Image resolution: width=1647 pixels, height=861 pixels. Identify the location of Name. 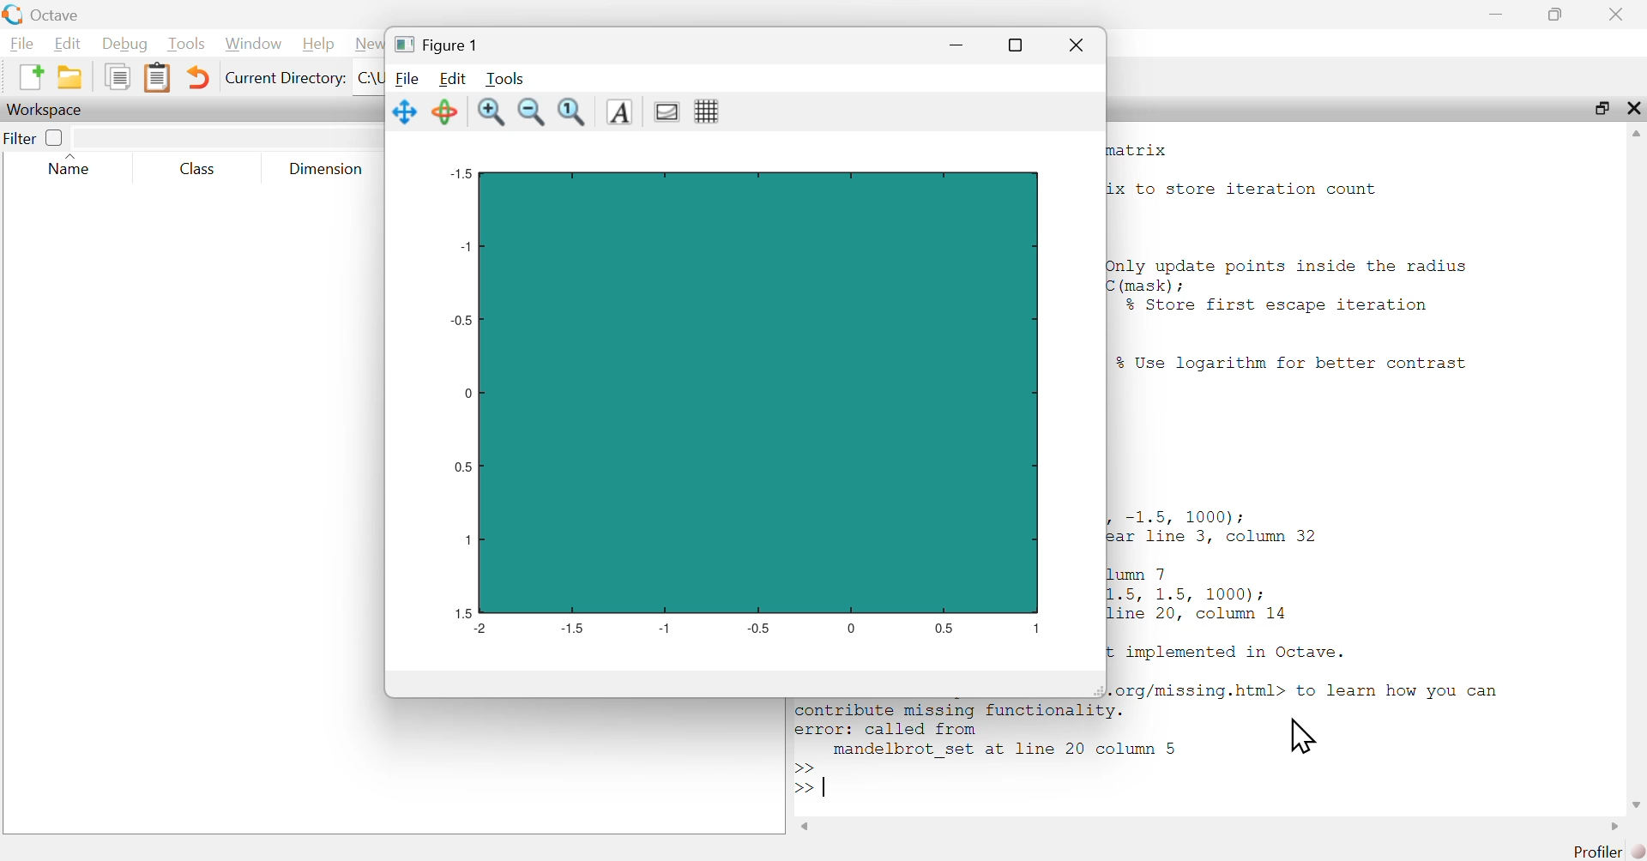
(77, 166).